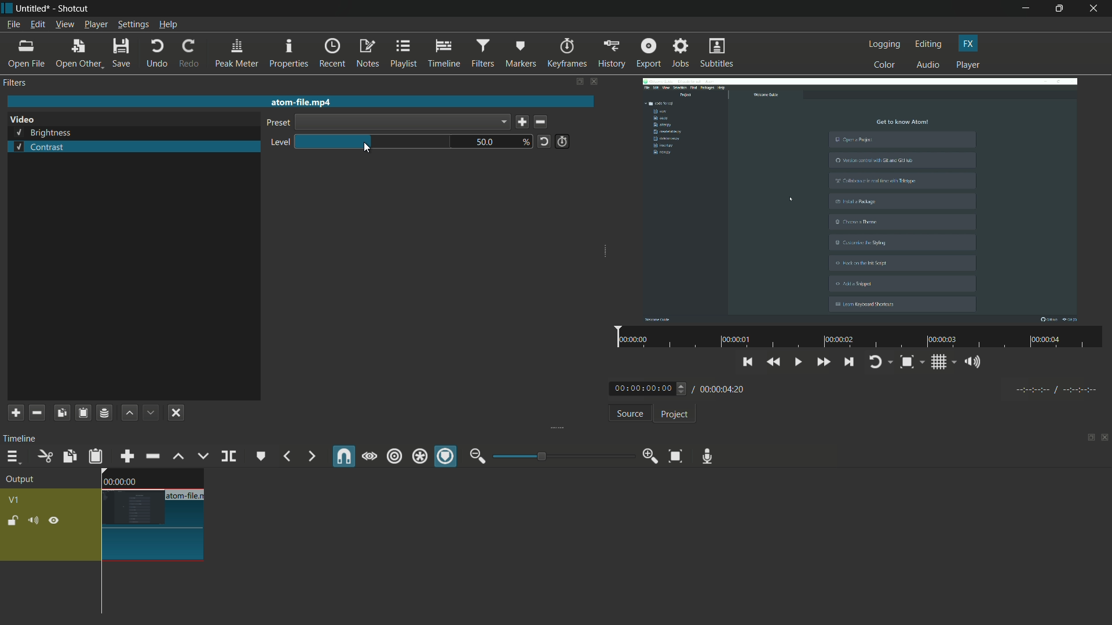  What do you see at coordinates (649, 388) in the screenshot?
I see `00:00:00:00 (current time)` at bounding box center [649, 388].